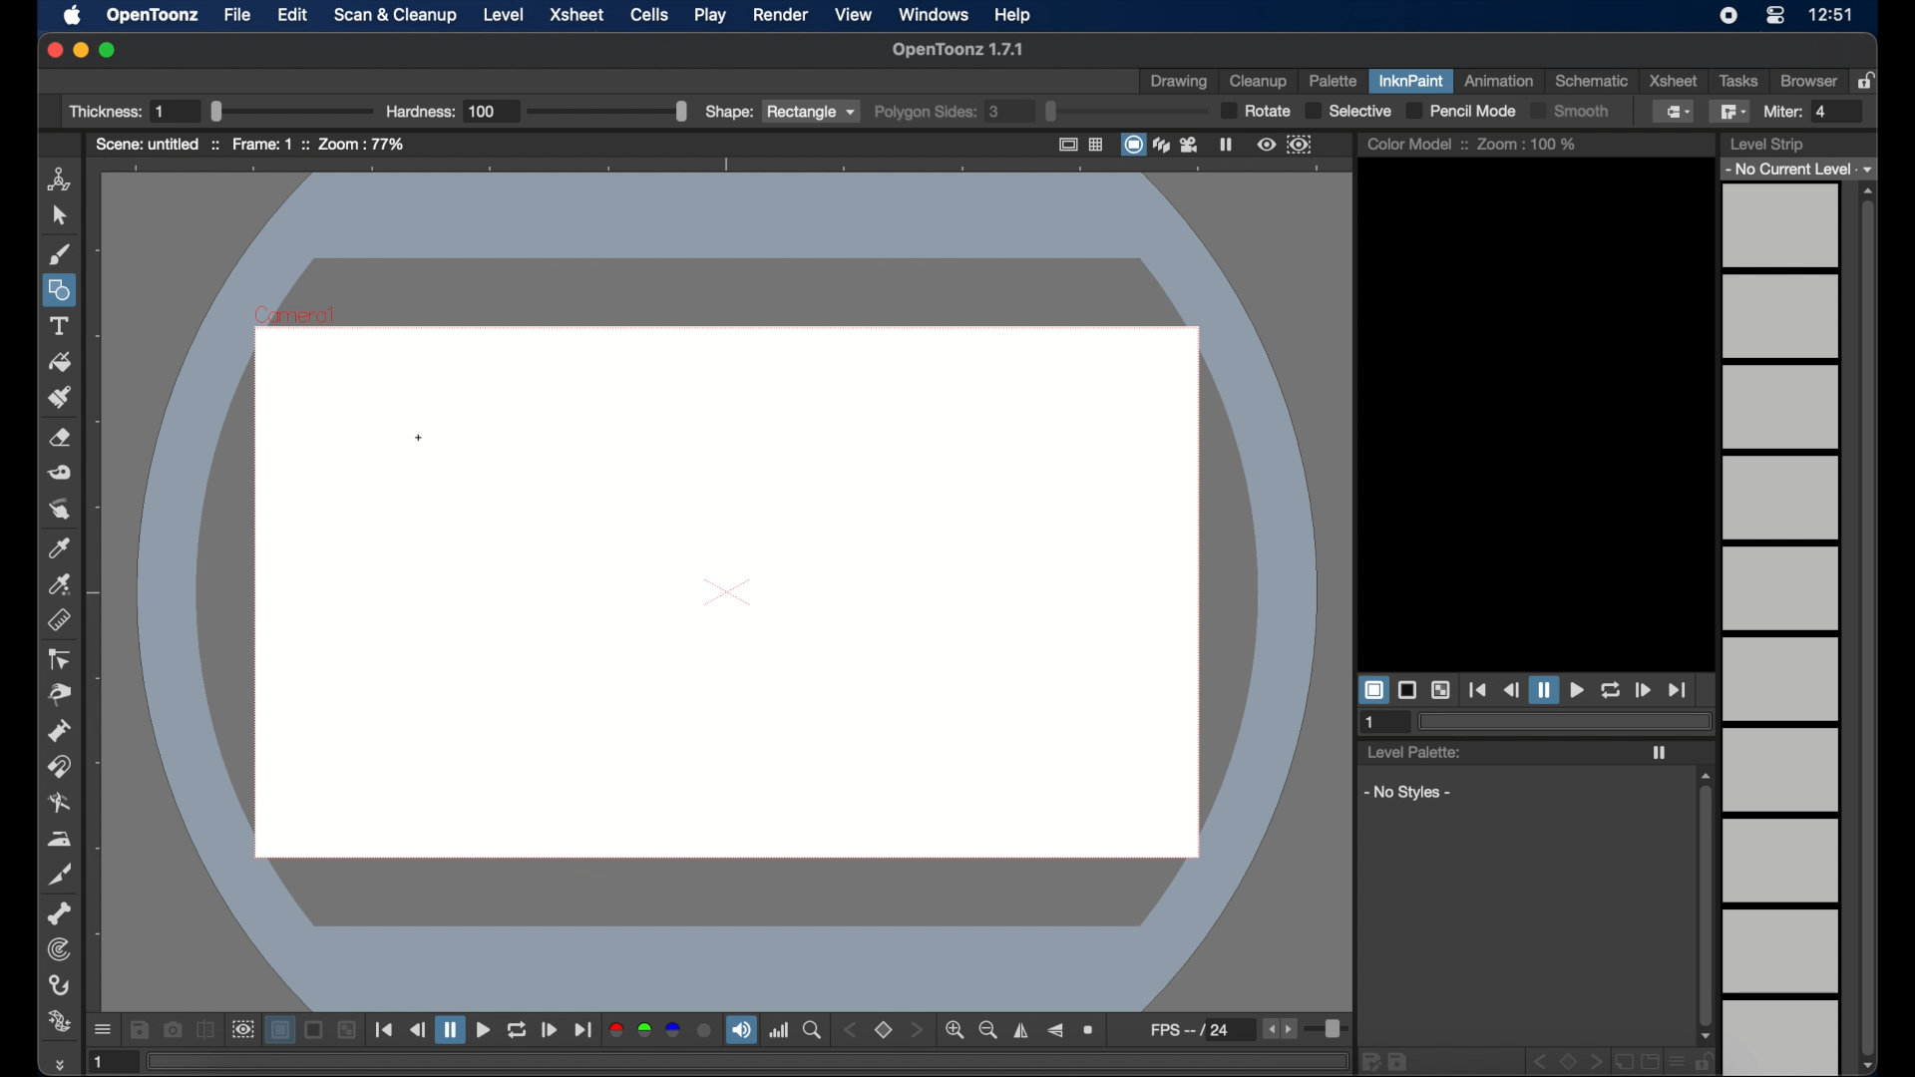  What do you see at coordinates (1672, 81) in the screenshot?
I see `xsheet` at bounding box center [1672, 81].